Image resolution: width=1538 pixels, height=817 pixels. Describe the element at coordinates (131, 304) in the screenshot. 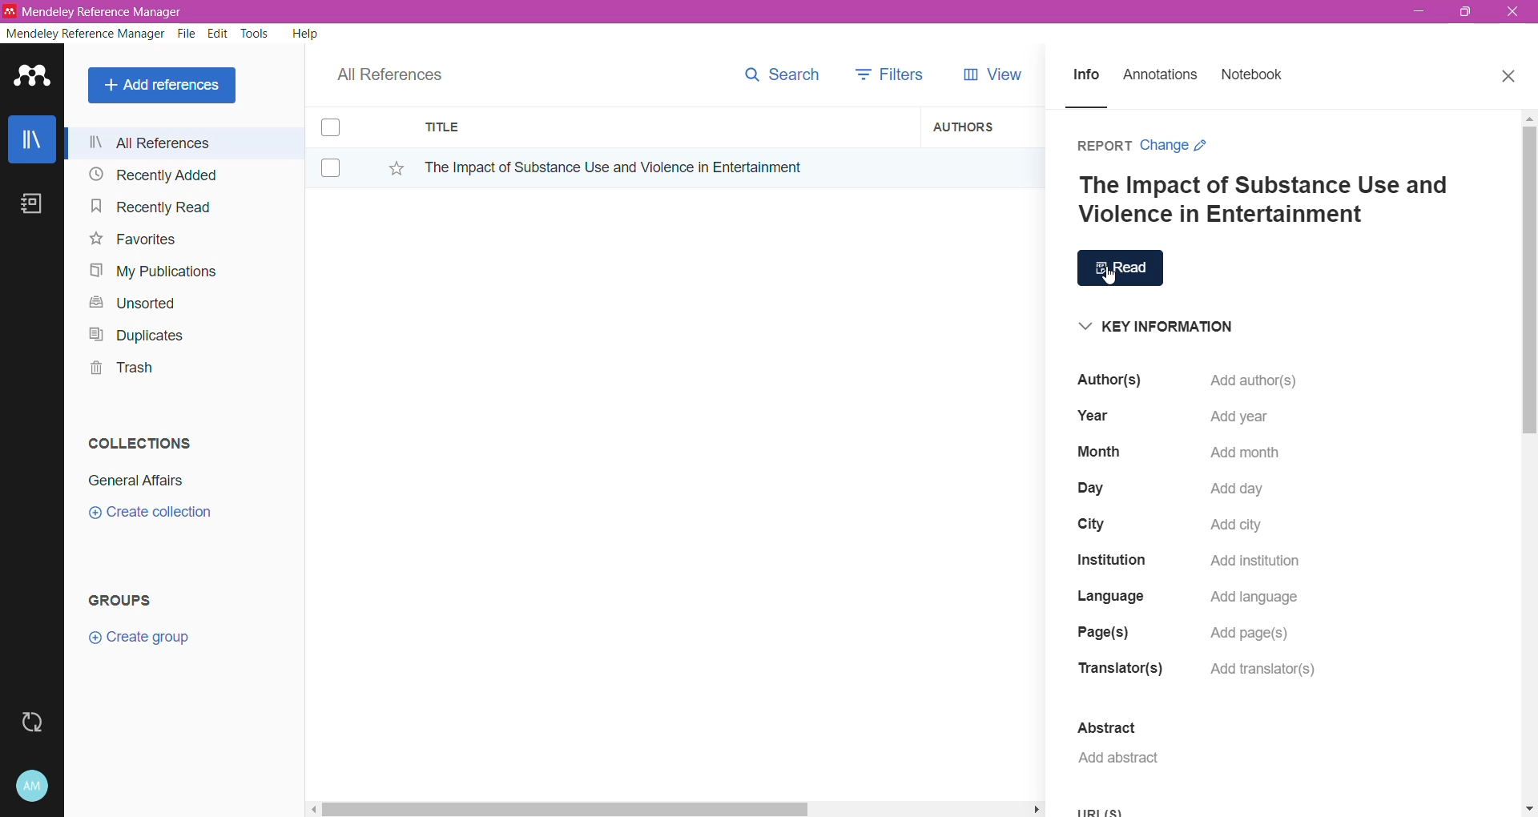

I see `Unsorted` at that location.